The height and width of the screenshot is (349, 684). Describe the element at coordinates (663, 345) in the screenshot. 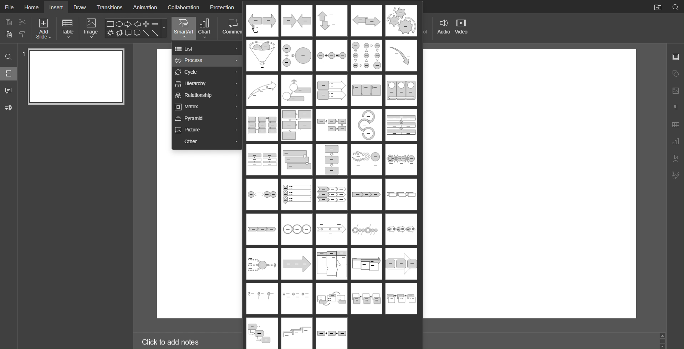

I see `down` at that location.